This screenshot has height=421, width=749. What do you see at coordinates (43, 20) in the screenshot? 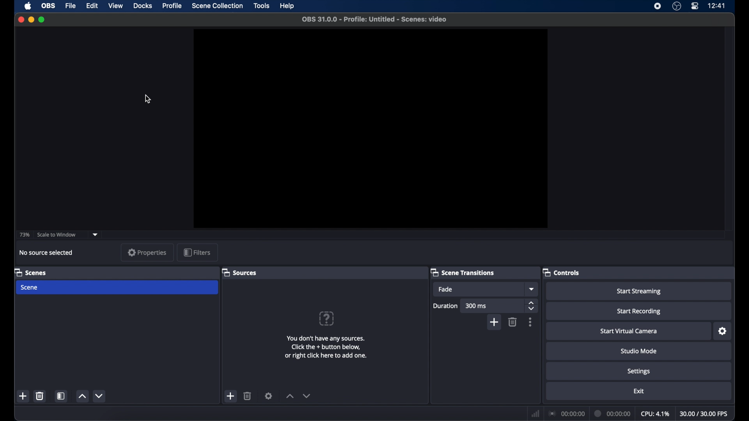
I see `maximize` at bounding box center [43, 20].